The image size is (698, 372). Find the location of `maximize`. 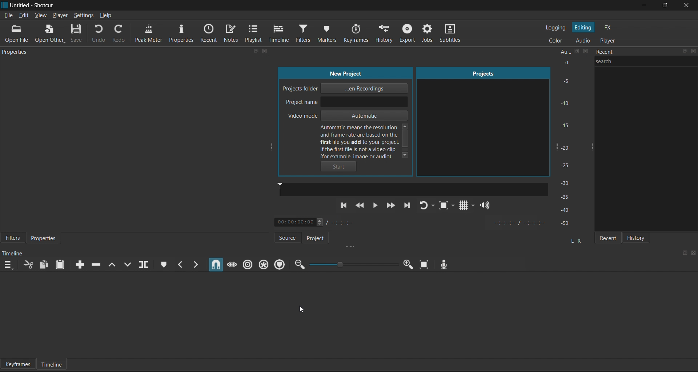

maximize is located at coordinates (685, 52).